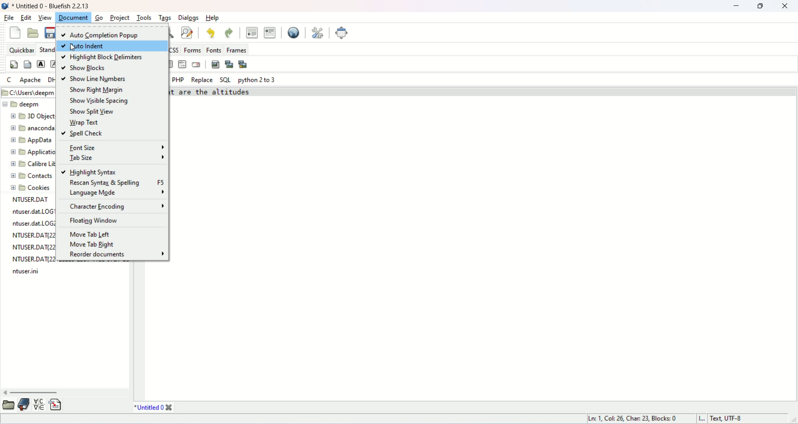 This screenshot has width=798, height=424. What do you see at coordinates (785, 6) in the screenshot?
I see `close` at bounding box center [785, 6].